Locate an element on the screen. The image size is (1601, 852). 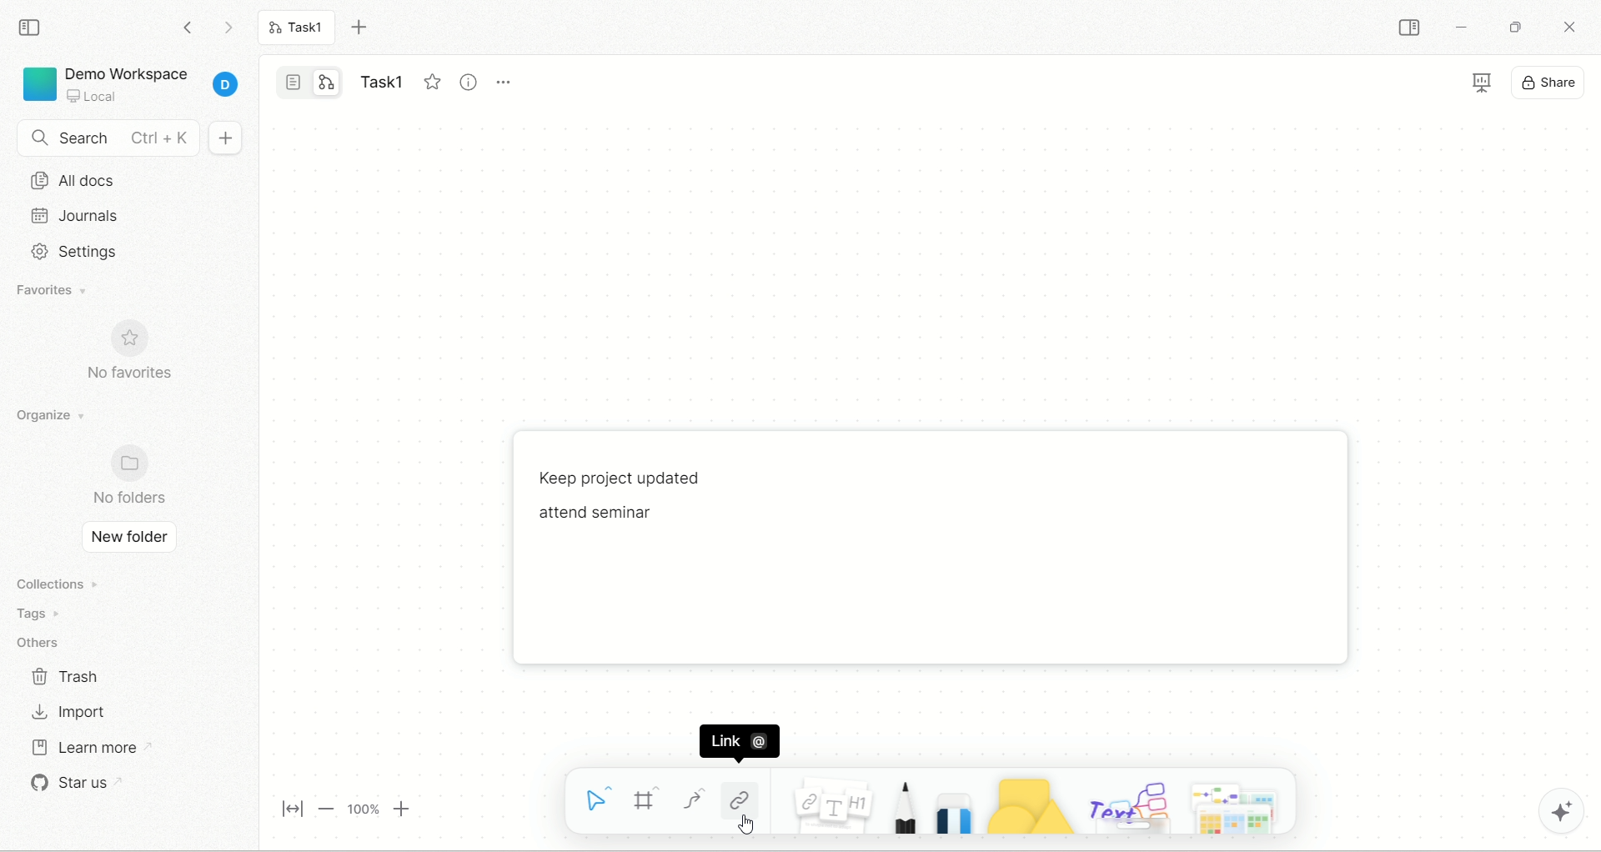
favorites is located at coordinates (66, 292).